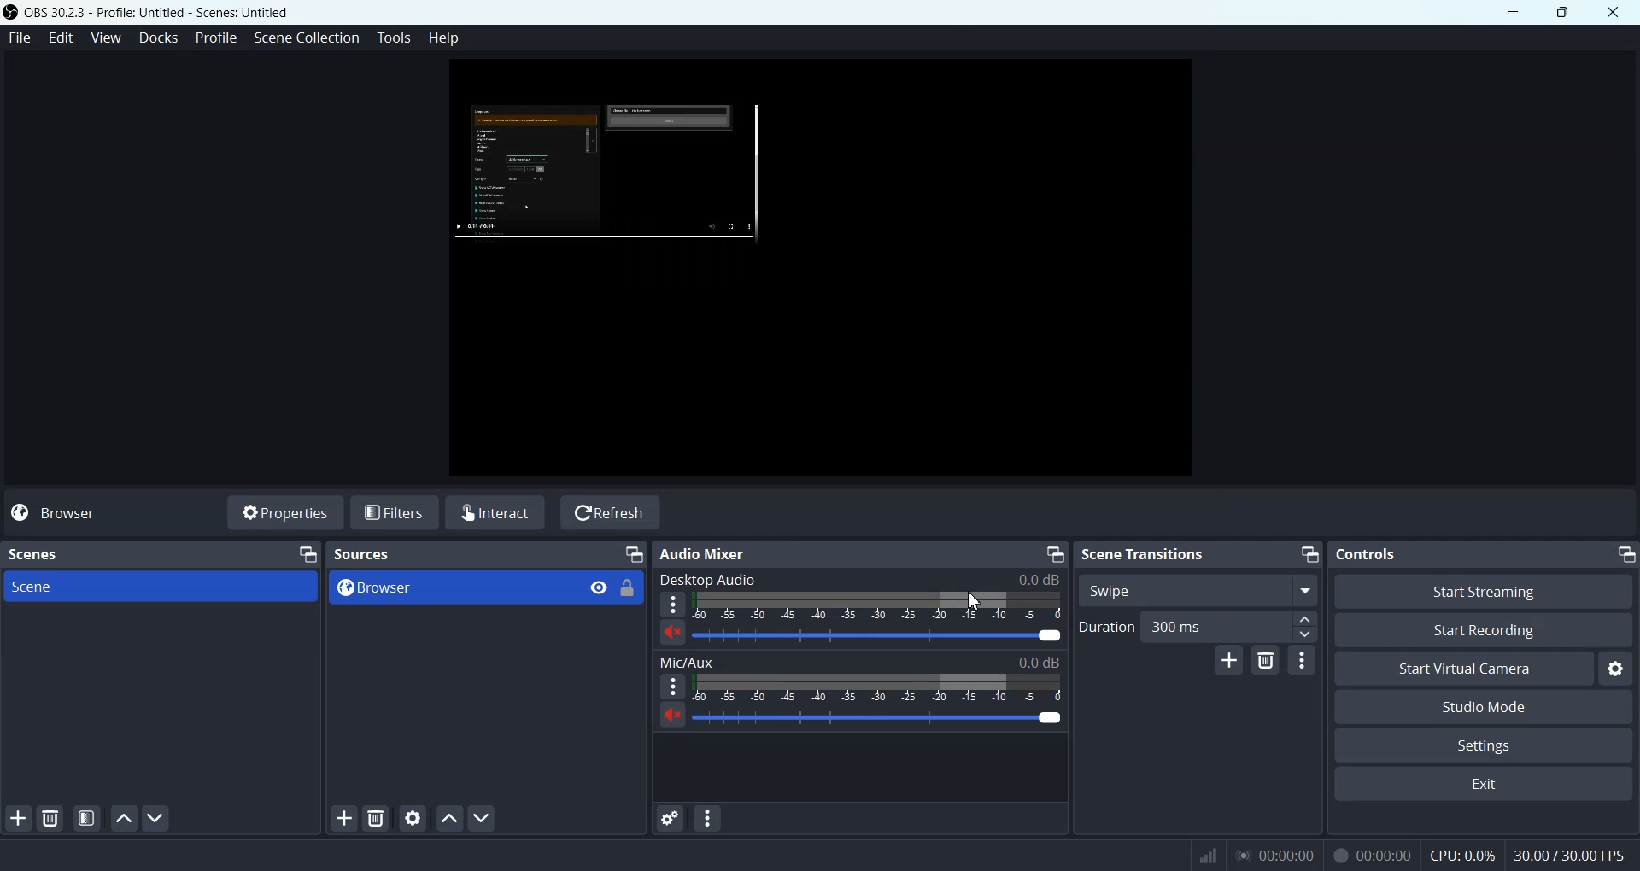  What do you see at coordinates (707, 817) in the screenshot?
I see `Audio mixer Menu` at bounding box center [707, 817].